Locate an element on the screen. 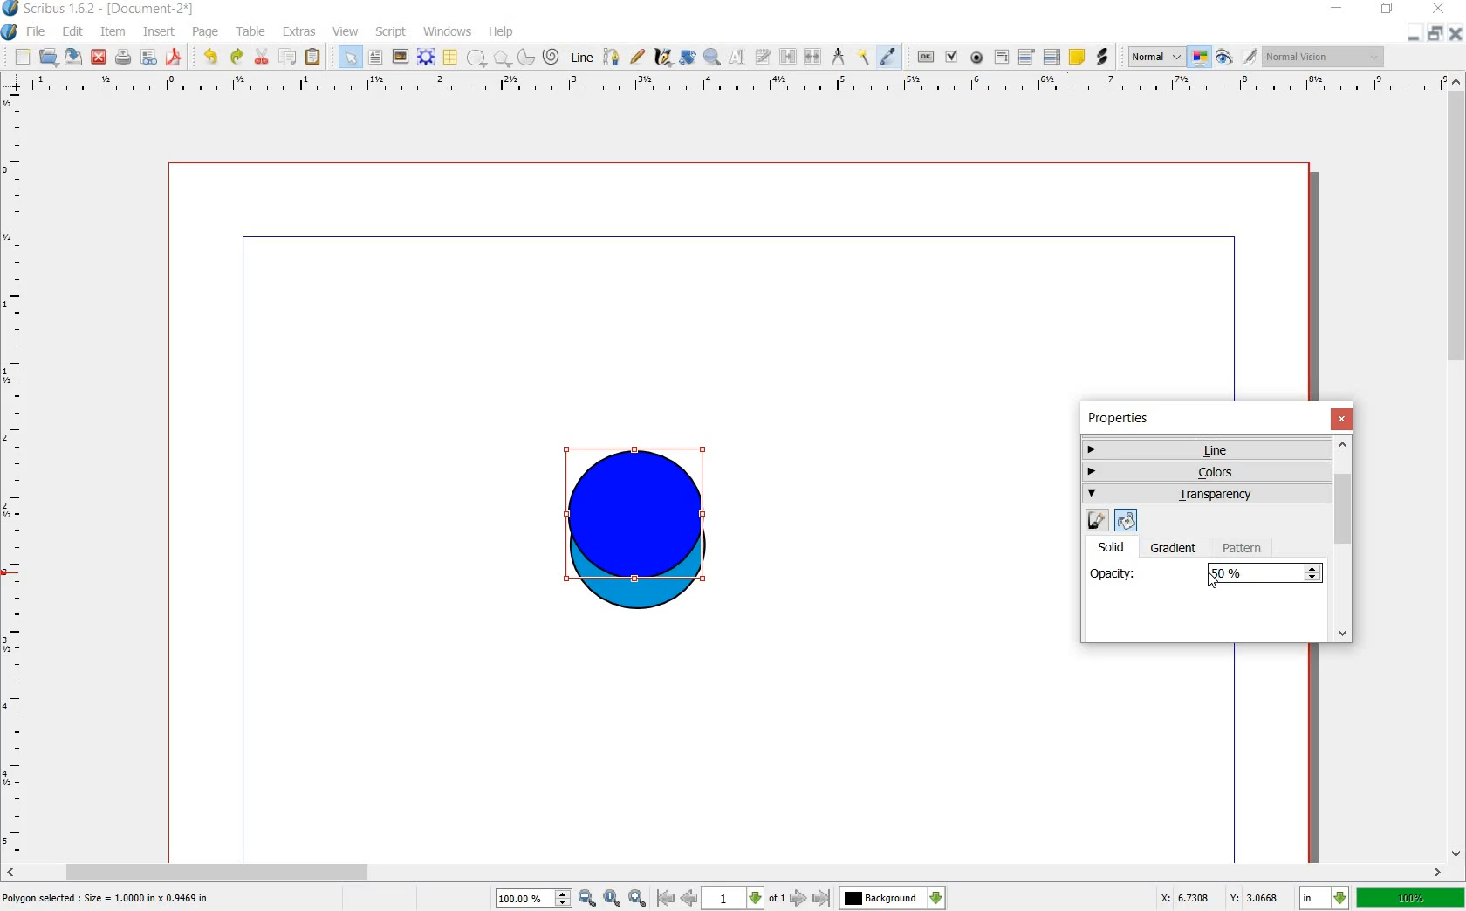 The height and width of the screenshot is (911, 1466). print is located at coordinates (124, 58).